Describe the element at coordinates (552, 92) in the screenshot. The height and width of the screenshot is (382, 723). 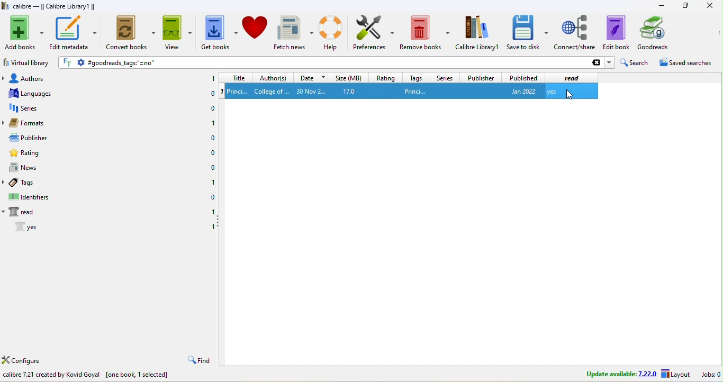
I see `yes` at that location.